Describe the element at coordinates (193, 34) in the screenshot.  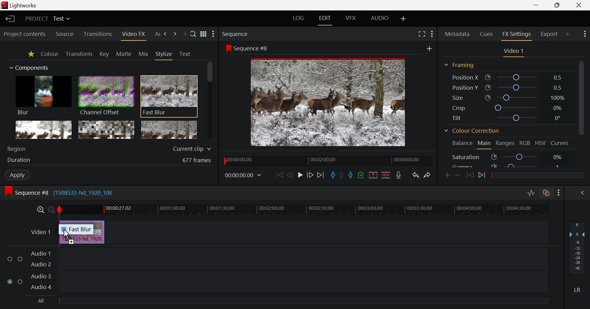
I see `Search` at that location.